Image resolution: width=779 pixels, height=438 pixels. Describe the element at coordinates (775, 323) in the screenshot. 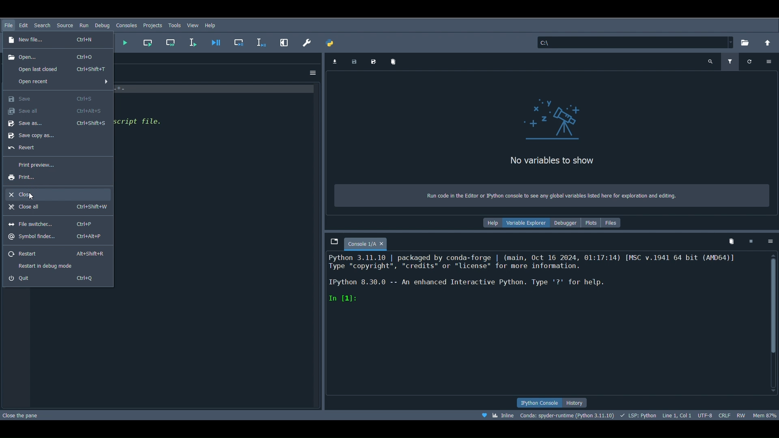

I see `Scrollbar` at that location.